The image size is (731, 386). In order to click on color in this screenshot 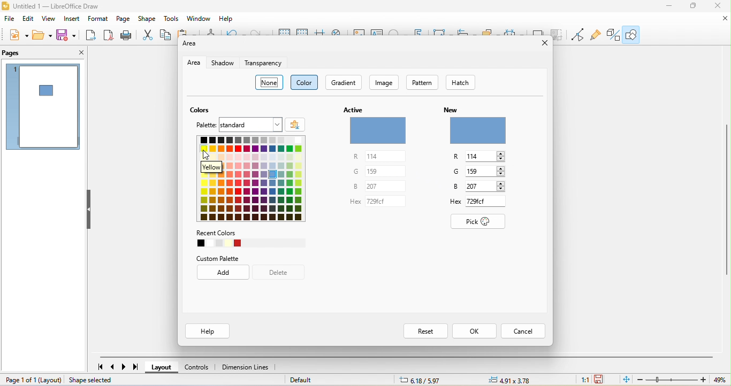, I will do `click(307, 82)`.